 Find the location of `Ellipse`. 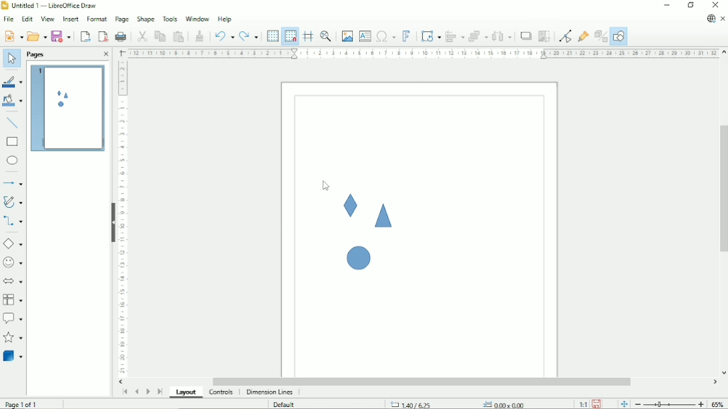

Ellipse is located at coordinates (12, 161).